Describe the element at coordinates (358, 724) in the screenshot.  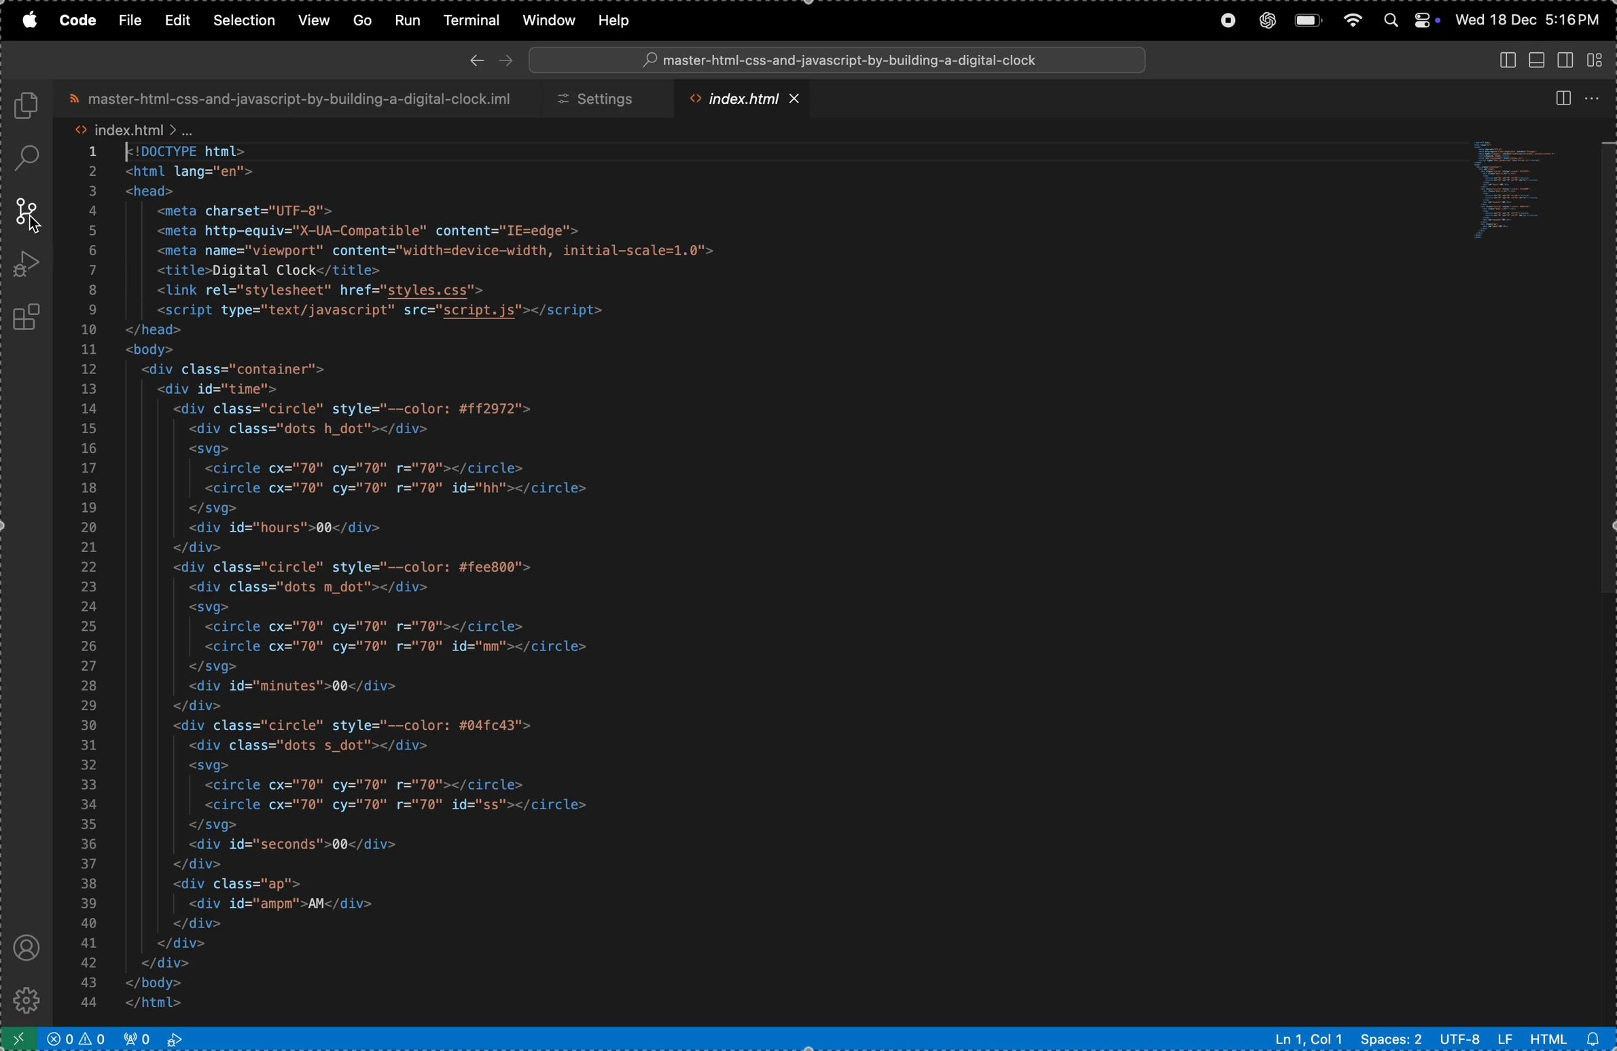
I see `<div class="circle" style="--color: #04fc43">` at that location.